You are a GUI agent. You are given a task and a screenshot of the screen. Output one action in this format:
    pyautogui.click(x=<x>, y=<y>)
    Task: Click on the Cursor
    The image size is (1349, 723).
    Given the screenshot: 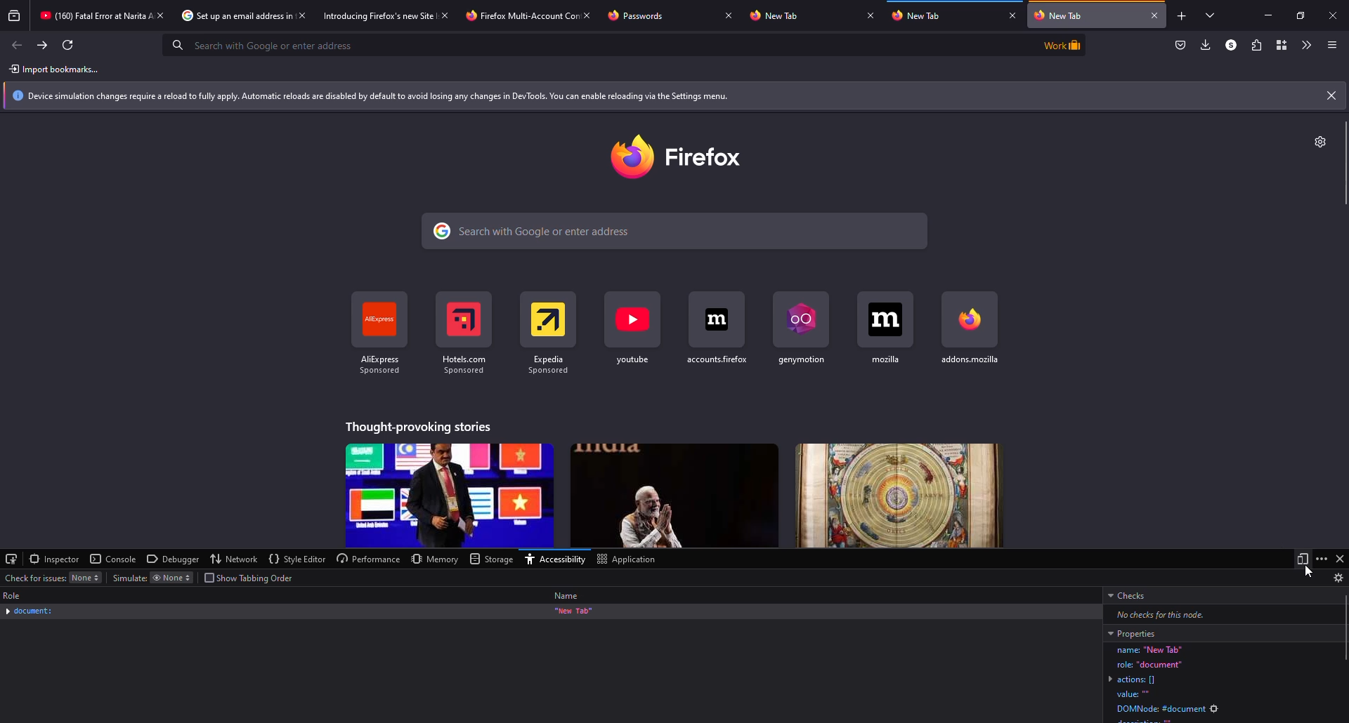 What is the action you would take?
    pyautogui.click(x=1308, y=571)
    